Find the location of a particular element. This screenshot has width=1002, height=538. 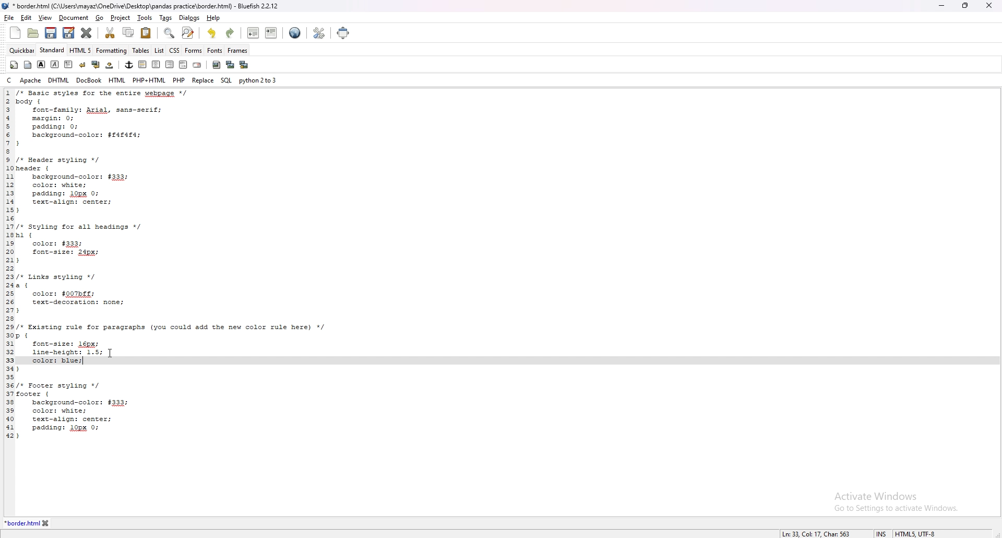

encoding is located at coordinates (917, 532).